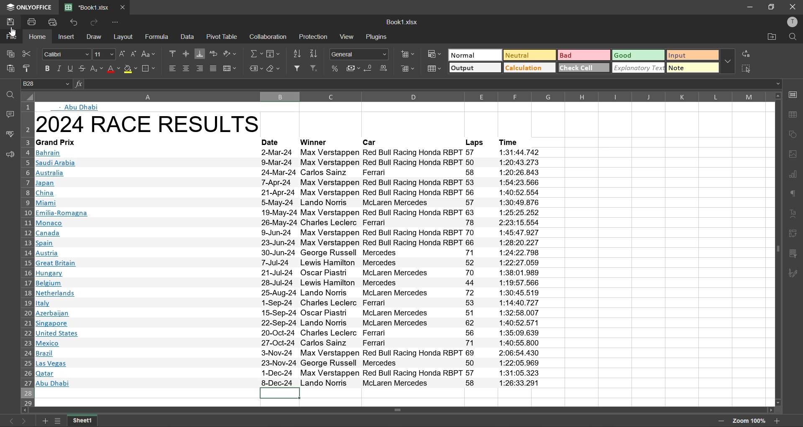 The width and height of the screenshot is (803, 427). What do you see at coordinates (293, 152) in the screenshot?
I see `Bahrain 2-Mar-24 Max Verstappen Red Bull Racing Honda RBPT 57 1:31:44.742` at bounding box center [293, 152].